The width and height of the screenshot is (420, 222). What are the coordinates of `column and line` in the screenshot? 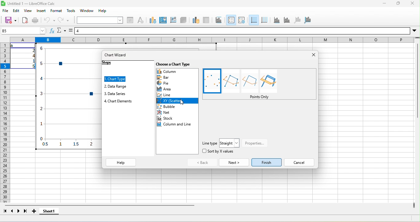 It's located at (177, 124).